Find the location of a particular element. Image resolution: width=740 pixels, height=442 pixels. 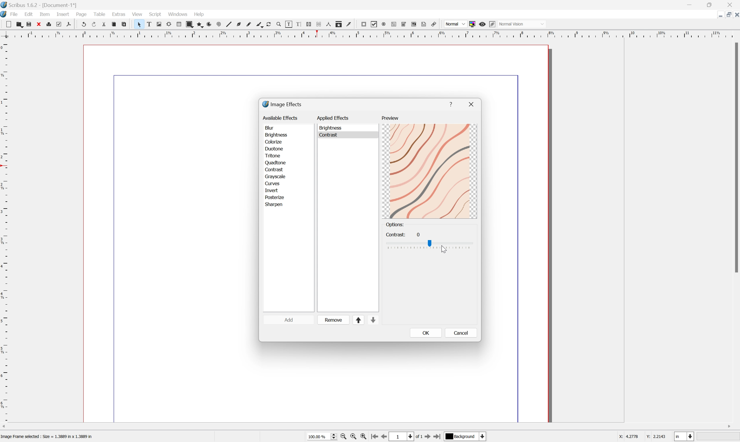

remove is located at coordinates (334, 320).